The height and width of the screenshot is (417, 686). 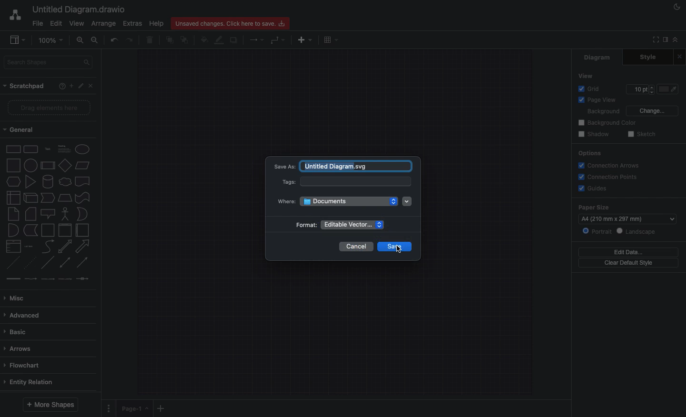 I want to click on Close, so click(x=680, y=57).